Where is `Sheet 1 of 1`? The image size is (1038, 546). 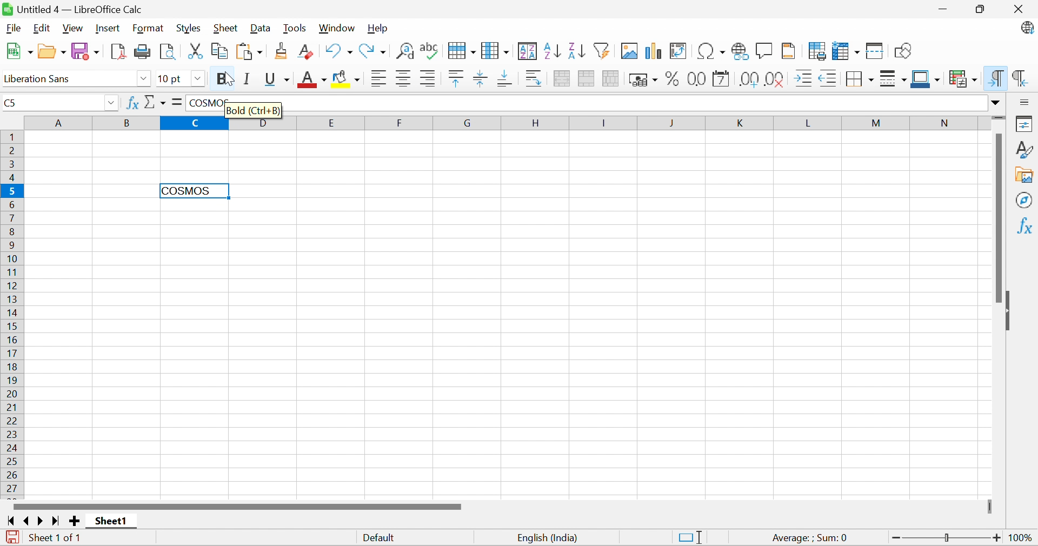
Sheet 1 of 1 is located at coordinates (56, 538).